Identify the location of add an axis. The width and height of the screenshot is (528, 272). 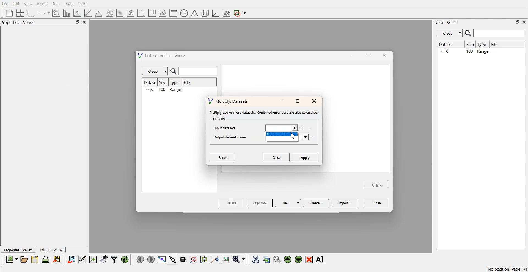
(44, 13).